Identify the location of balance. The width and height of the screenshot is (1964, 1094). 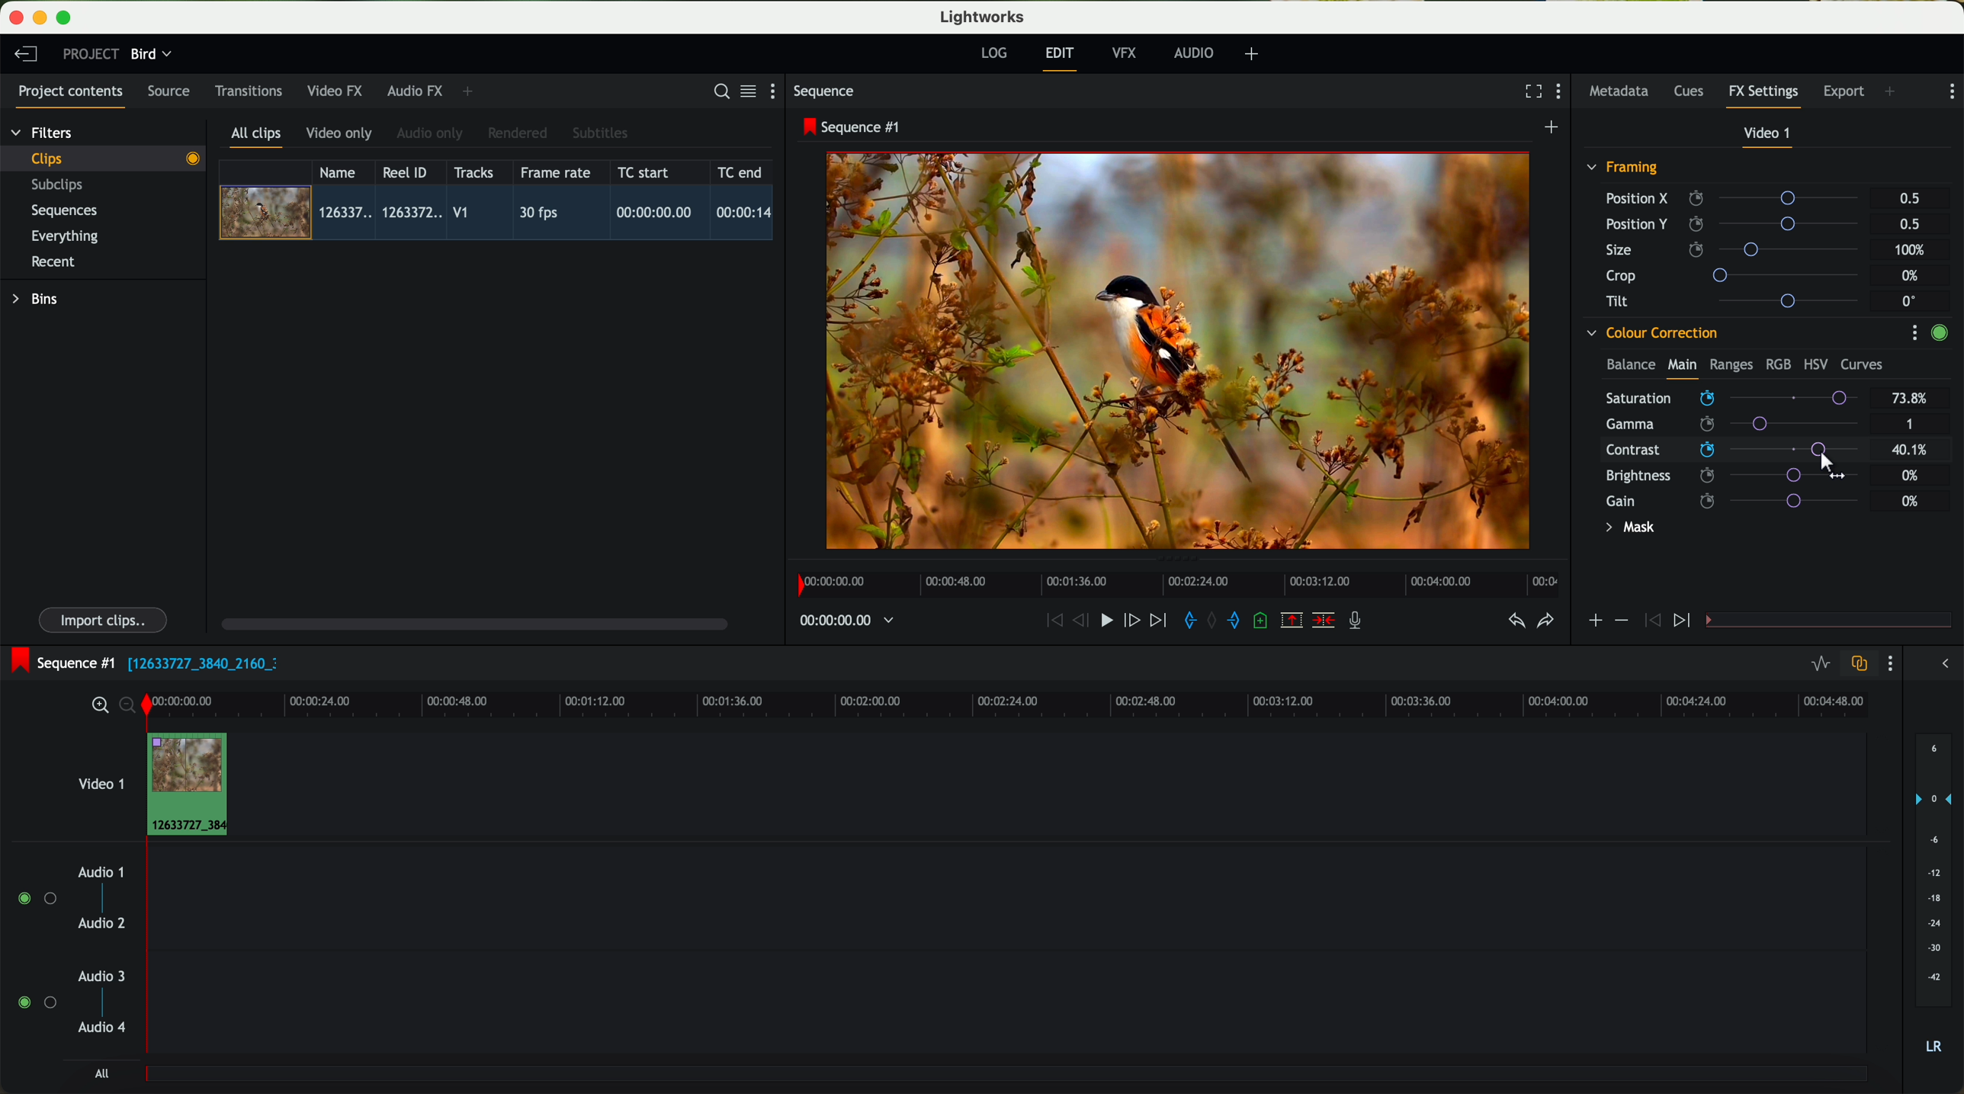
(1631, 366).